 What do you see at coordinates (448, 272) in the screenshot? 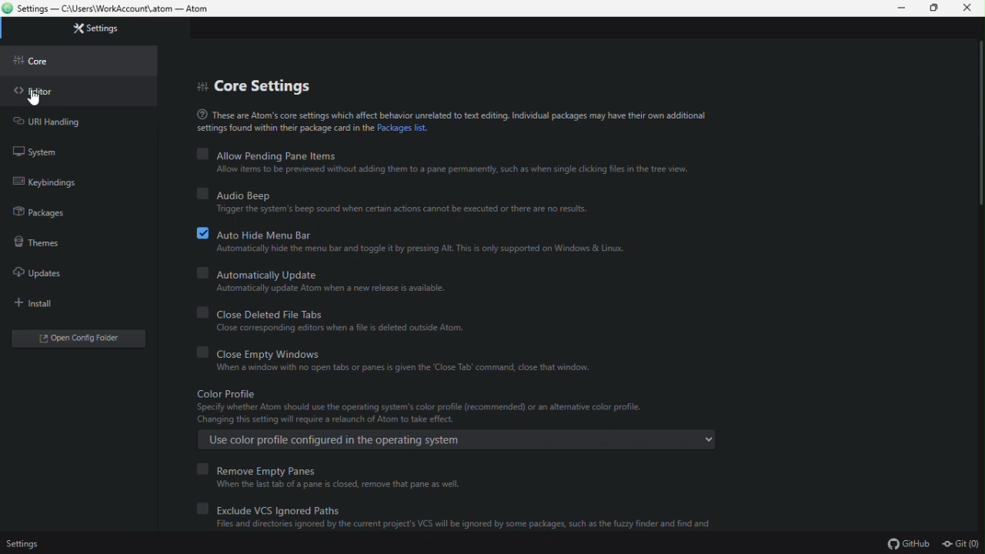
I see `automatically update` at bounding box center [448, 272].